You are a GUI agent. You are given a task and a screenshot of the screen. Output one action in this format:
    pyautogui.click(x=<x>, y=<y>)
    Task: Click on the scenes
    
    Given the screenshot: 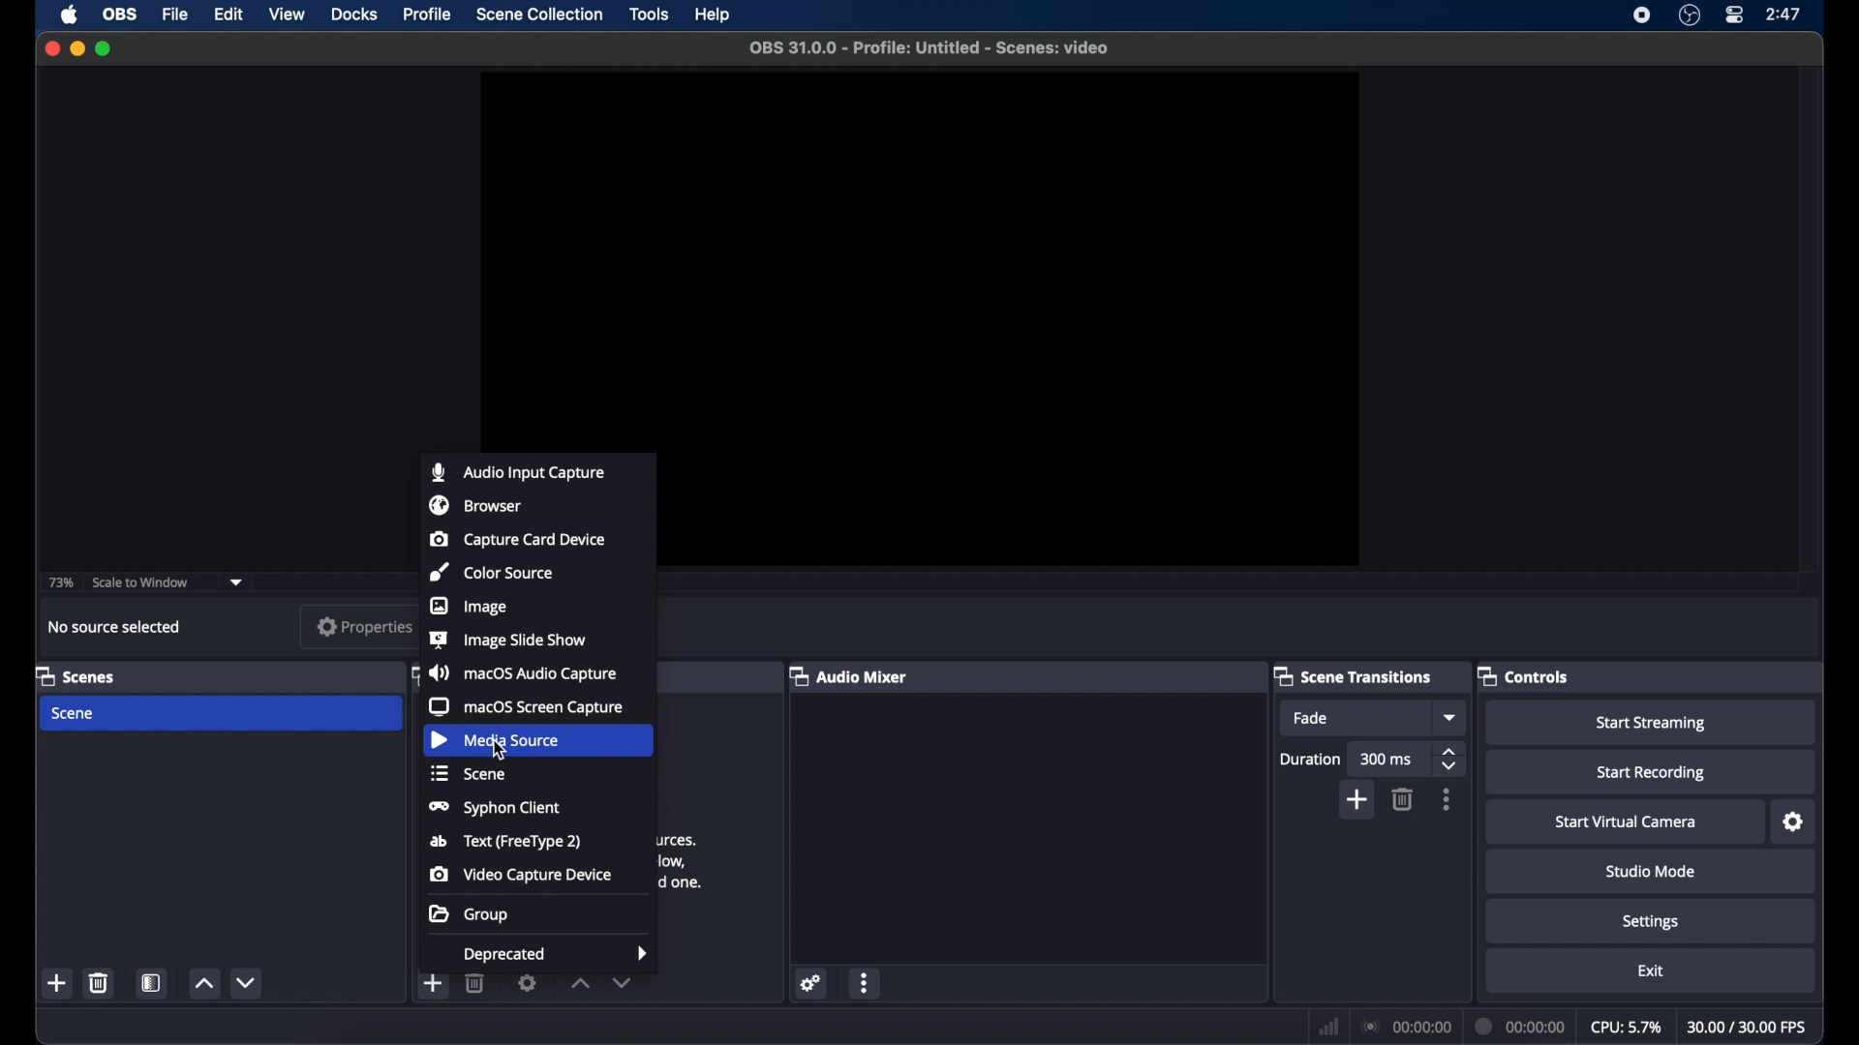 What is the action you would take?
    pyautogui.click(x=76, y=677)
    